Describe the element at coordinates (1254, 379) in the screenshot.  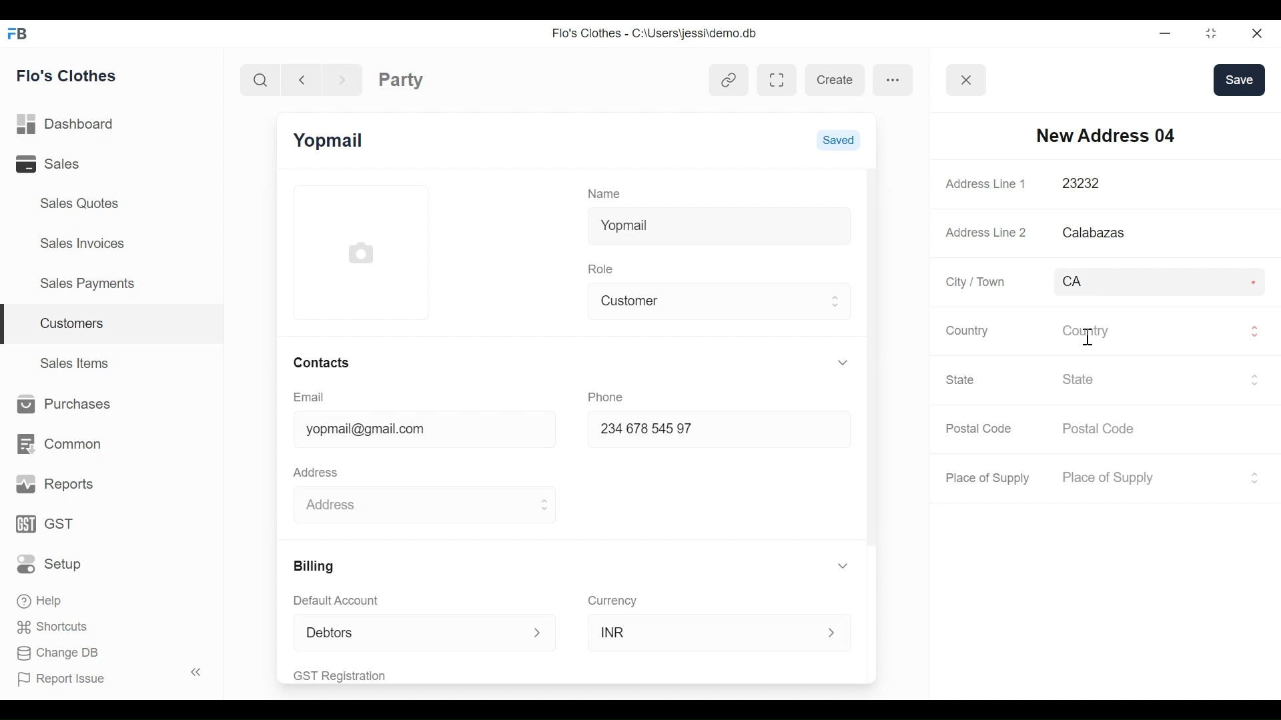
I see `Expand` at that location.